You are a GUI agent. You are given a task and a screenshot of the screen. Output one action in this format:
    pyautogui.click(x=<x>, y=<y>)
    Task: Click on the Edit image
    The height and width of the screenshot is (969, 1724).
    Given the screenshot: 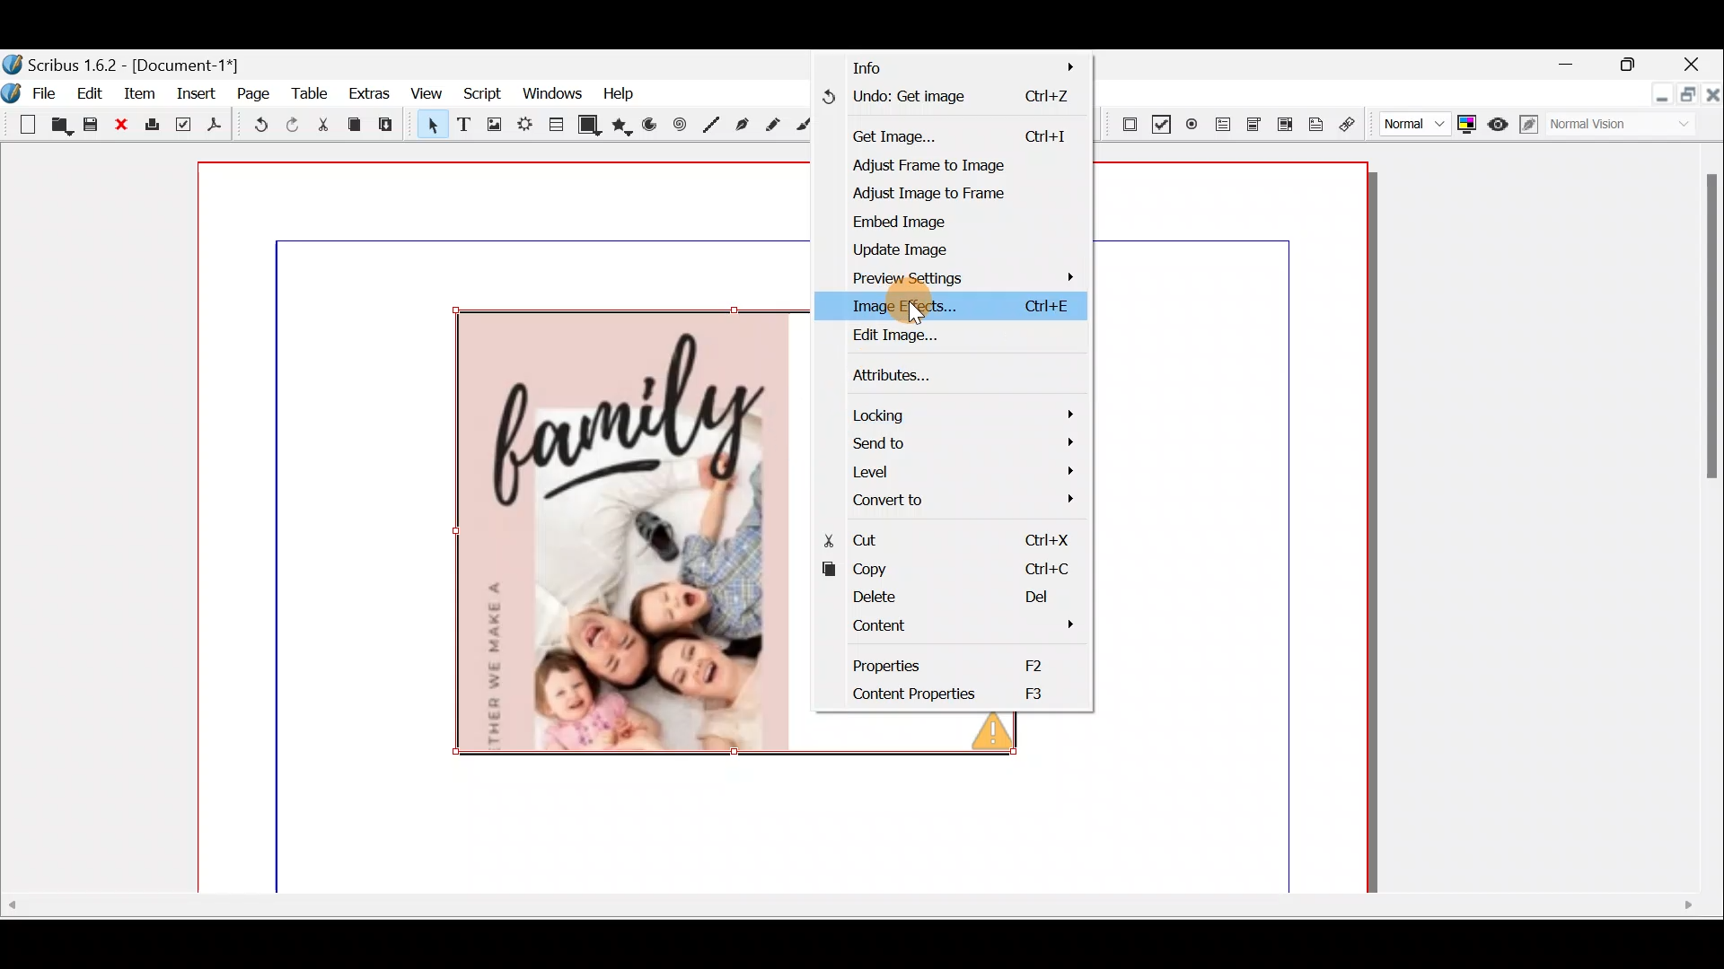 What is the action you would take?
    pyautogui.click(x=946, y=338)
    